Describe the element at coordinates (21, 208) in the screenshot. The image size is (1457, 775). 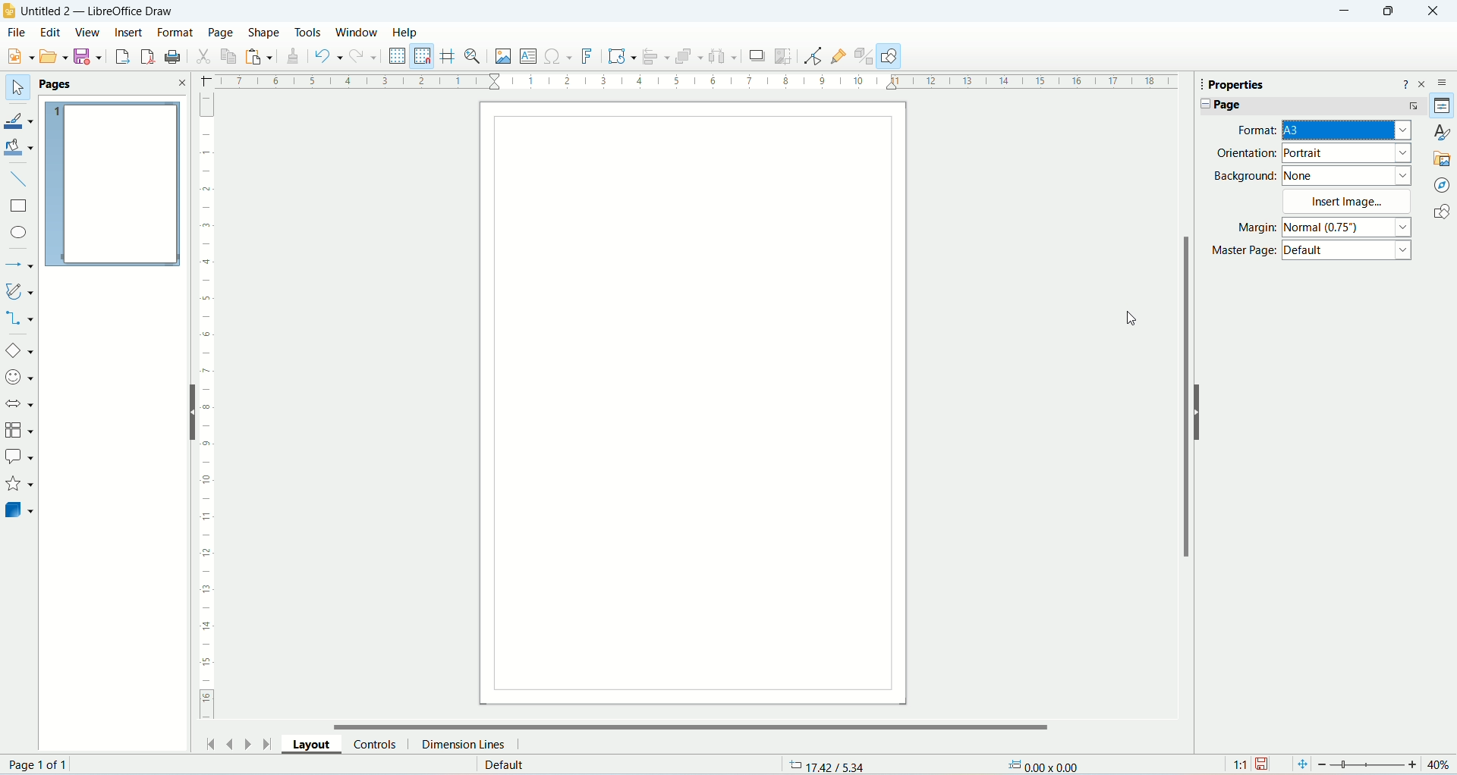
I see `rectangle` at that location.